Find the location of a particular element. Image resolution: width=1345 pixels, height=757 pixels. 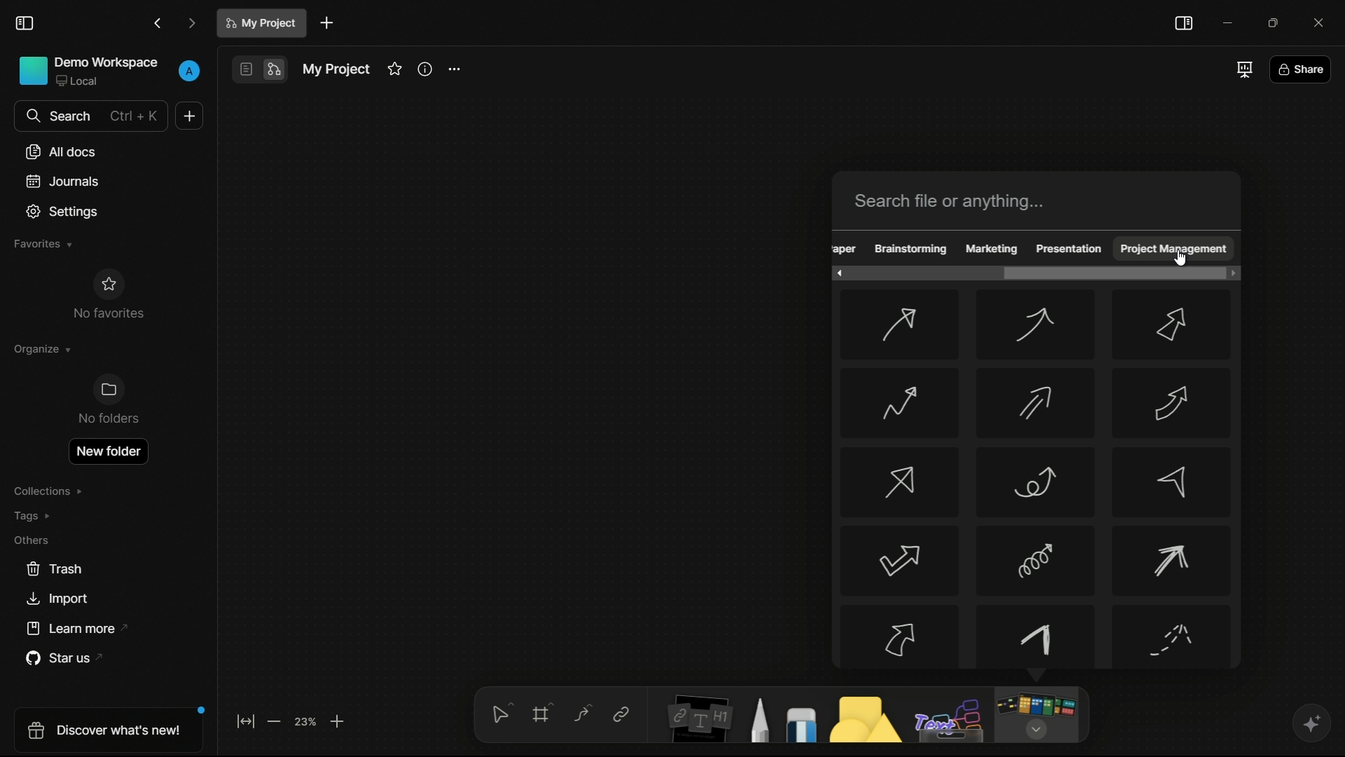

document name is located at coordinates (263, 23).